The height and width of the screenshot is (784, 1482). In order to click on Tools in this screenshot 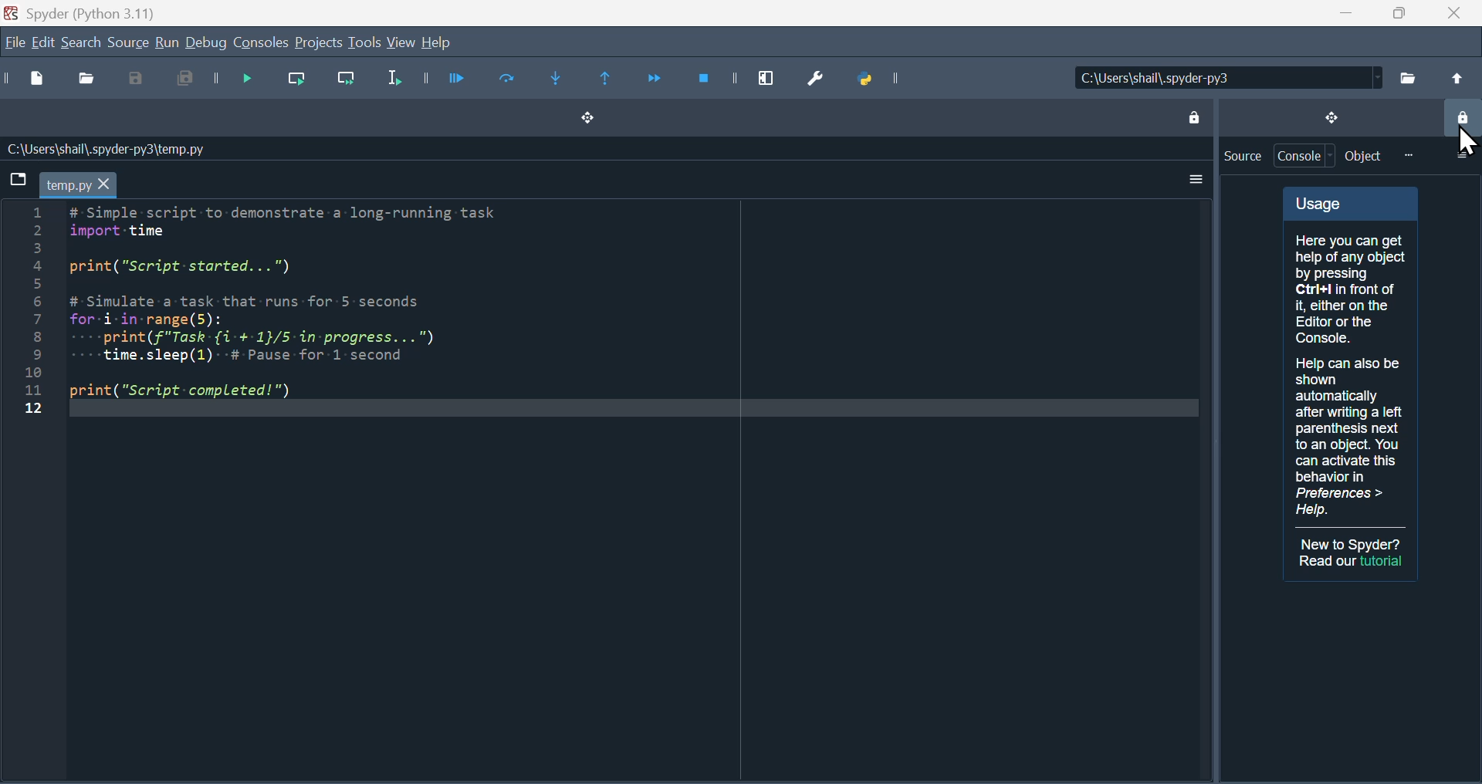, I will do `click(364, 42)`.